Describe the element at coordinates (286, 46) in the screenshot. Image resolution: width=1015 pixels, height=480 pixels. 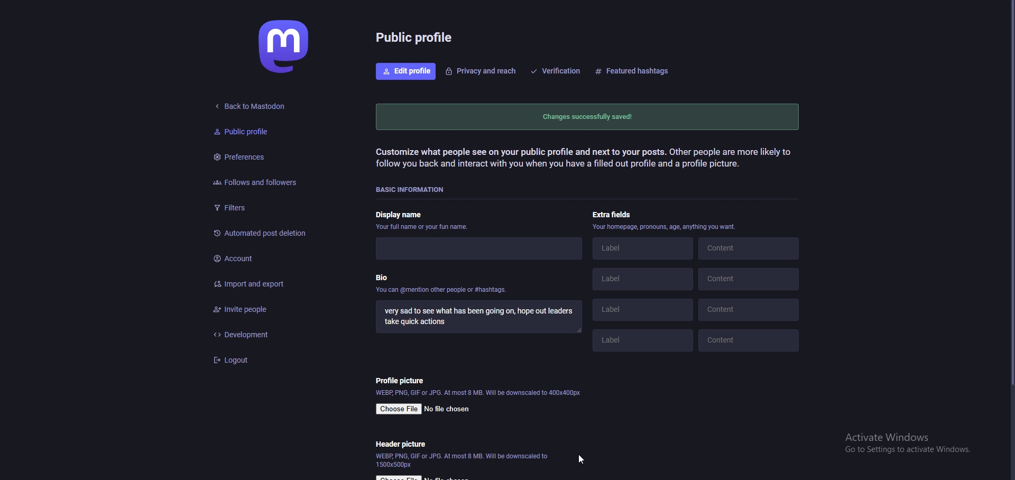
I see `mastodon` at that location.